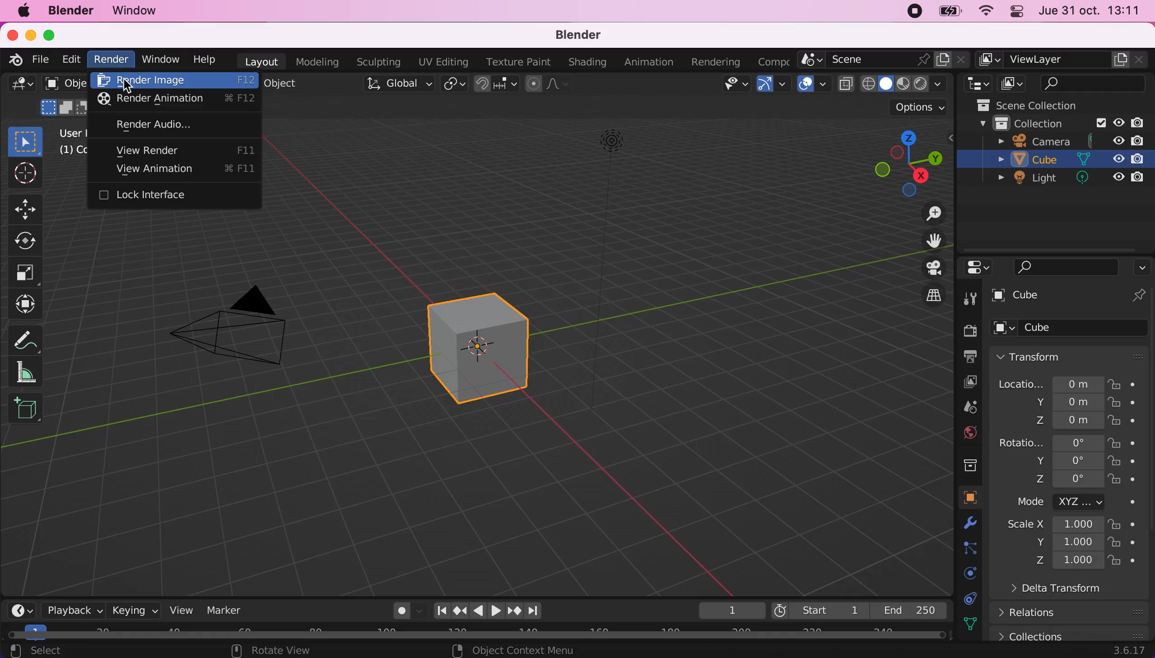 This screenshot has width=1155, height=658. Describe the element at coordinates (774, 87) in the screenshot. I see `Show gizmo` at that location.